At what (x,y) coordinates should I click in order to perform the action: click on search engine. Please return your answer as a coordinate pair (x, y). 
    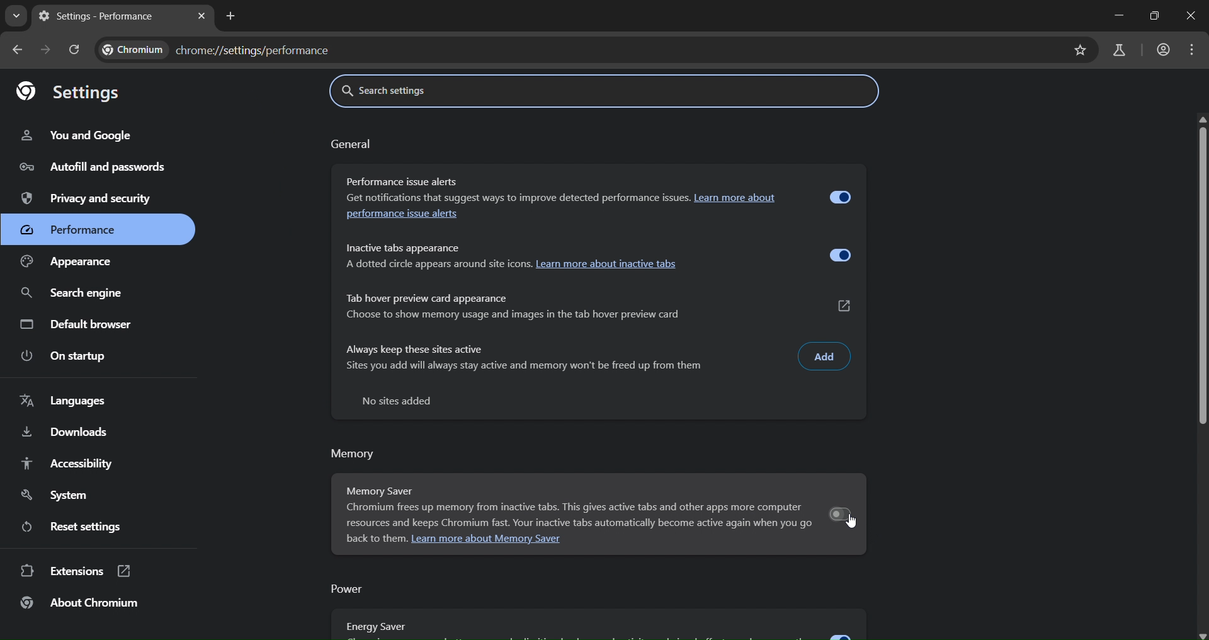
    Looking at the image, I should click on (79, 292).